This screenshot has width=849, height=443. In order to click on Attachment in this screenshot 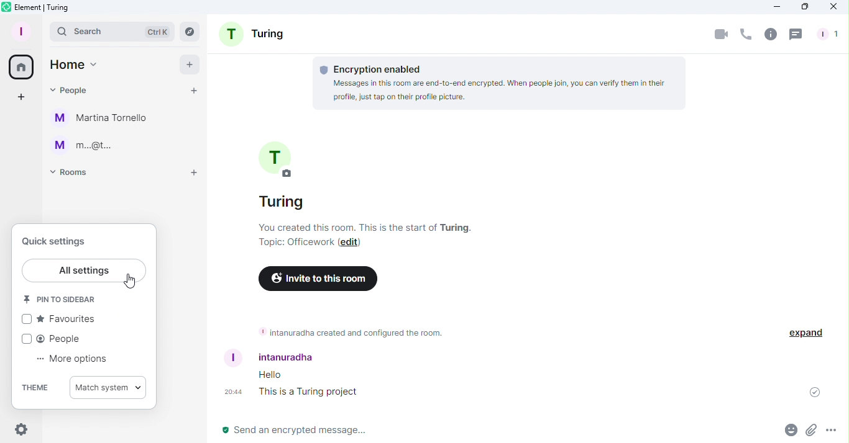, I will do `click(812, 430)`.